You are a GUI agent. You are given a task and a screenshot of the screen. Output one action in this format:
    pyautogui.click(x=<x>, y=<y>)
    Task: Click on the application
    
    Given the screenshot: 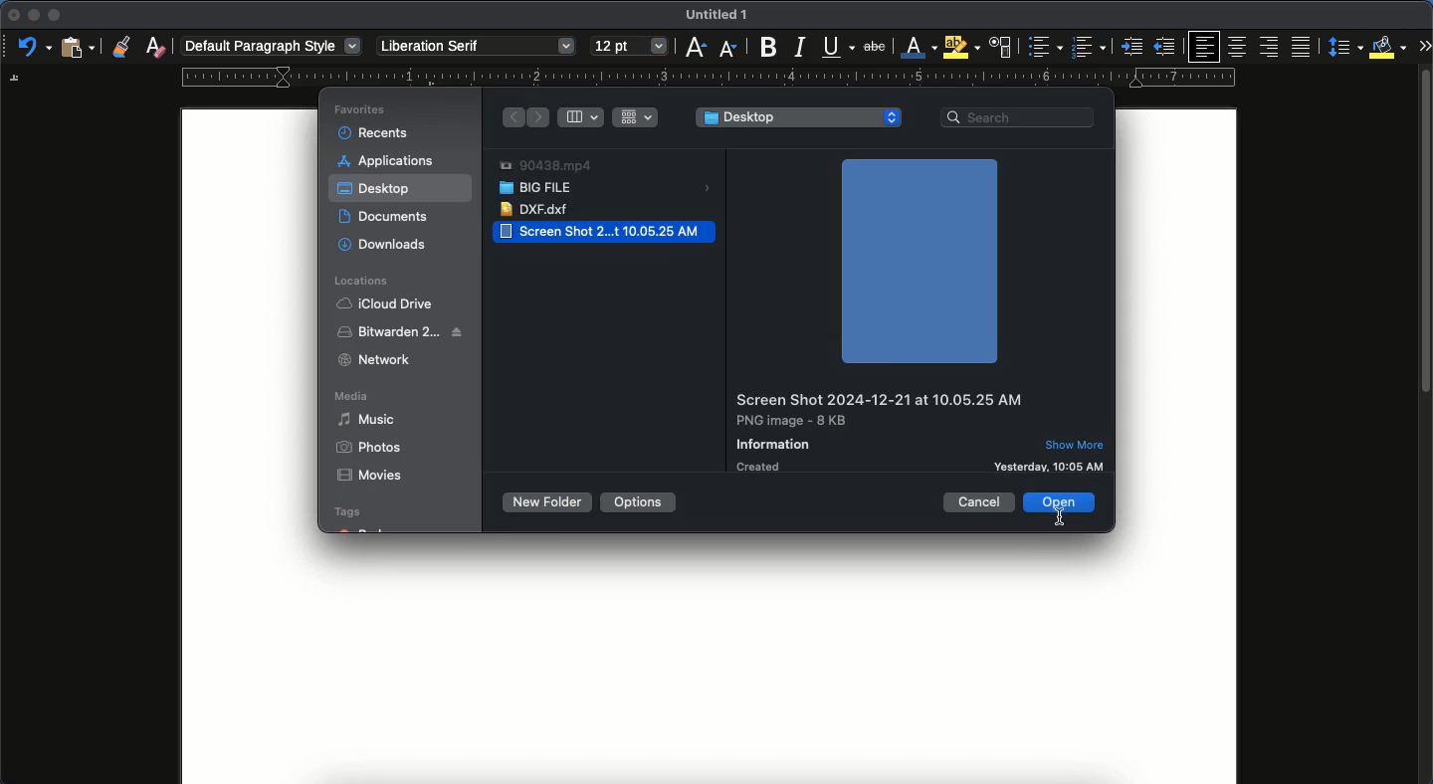 What is the action you would take?
    pyautogui.click(x=391, y=160)
    